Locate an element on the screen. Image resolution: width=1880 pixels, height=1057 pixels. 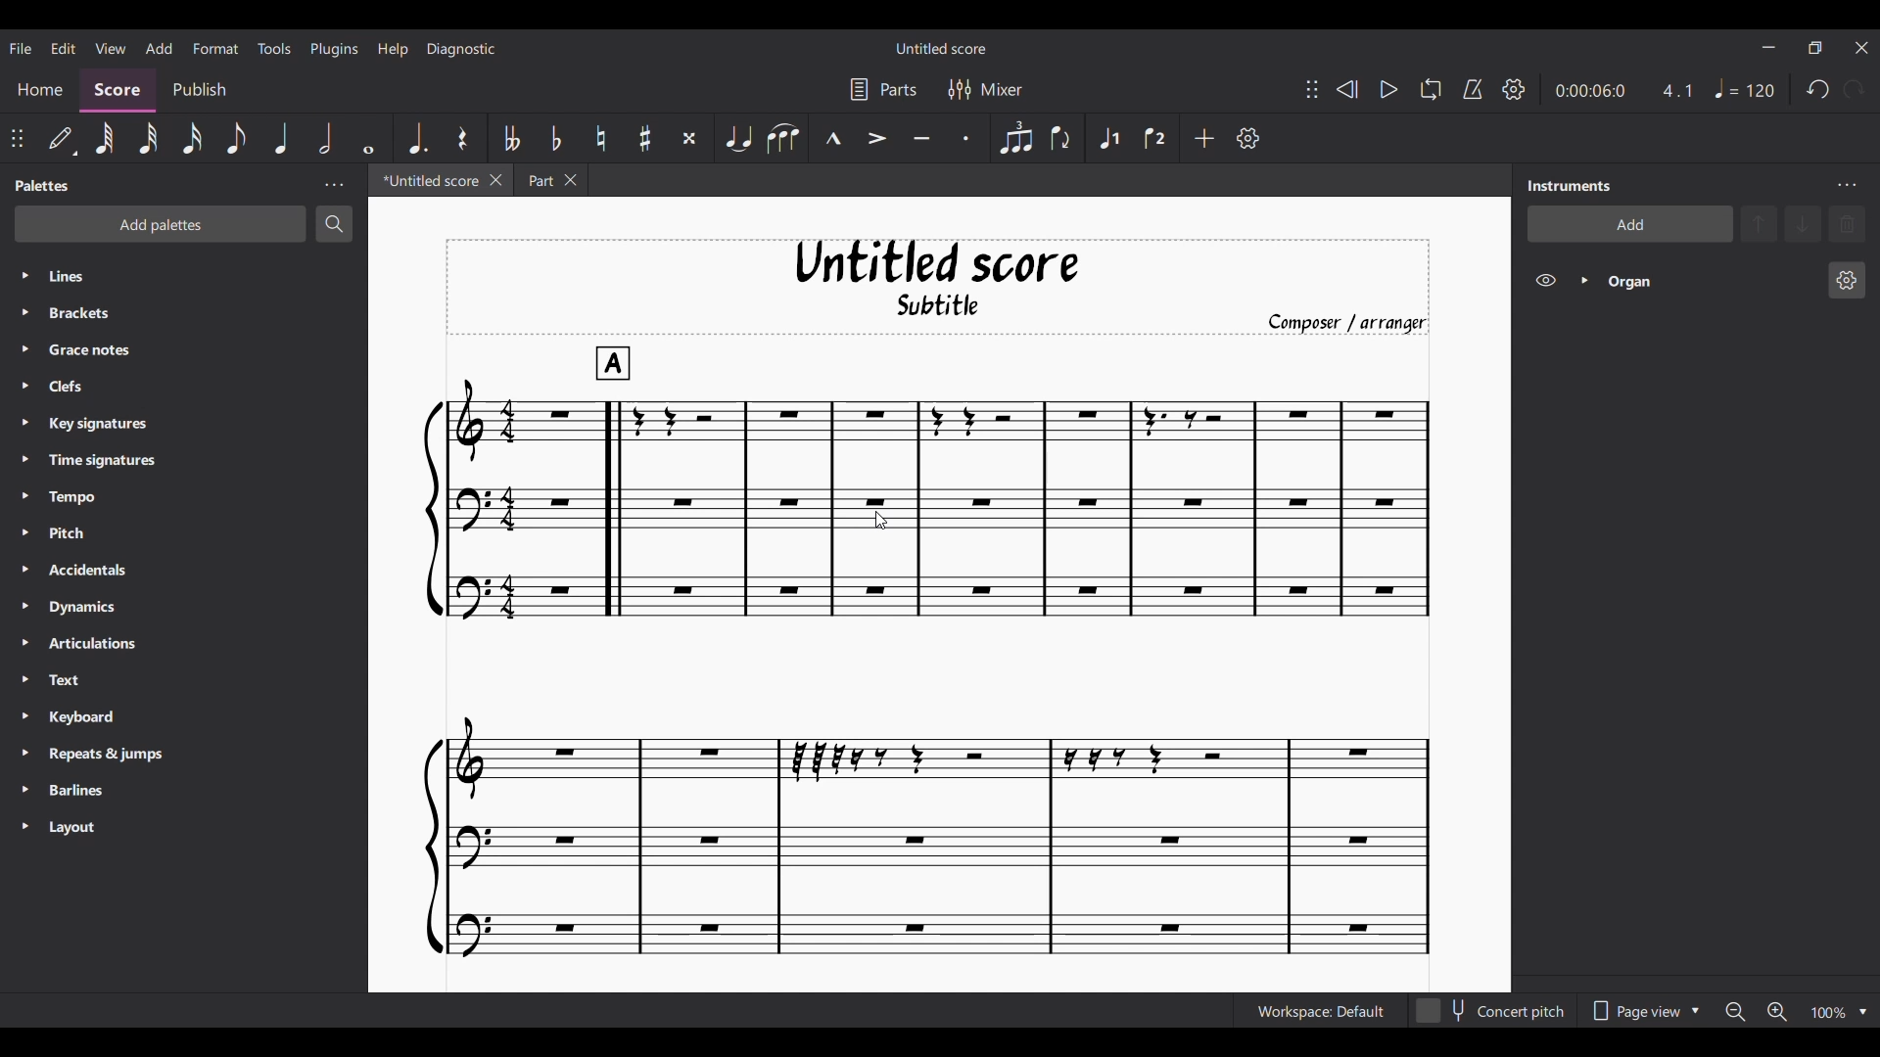
Add menu is located at coordinates (160, 47).